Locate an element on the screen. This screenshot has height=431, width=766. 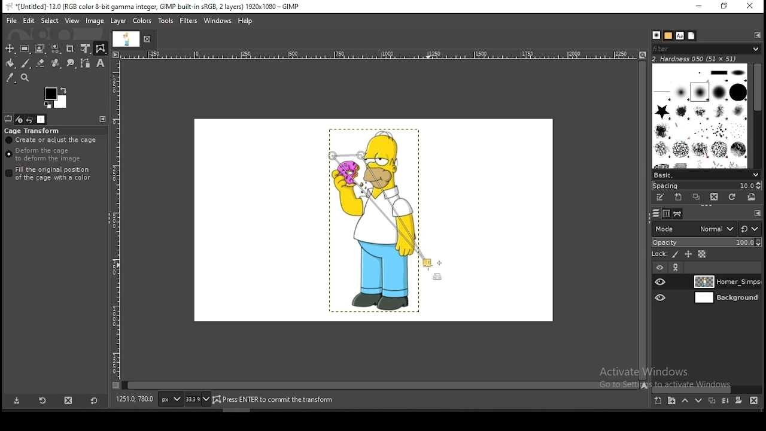
minimize is located at coordinates (699, 7).